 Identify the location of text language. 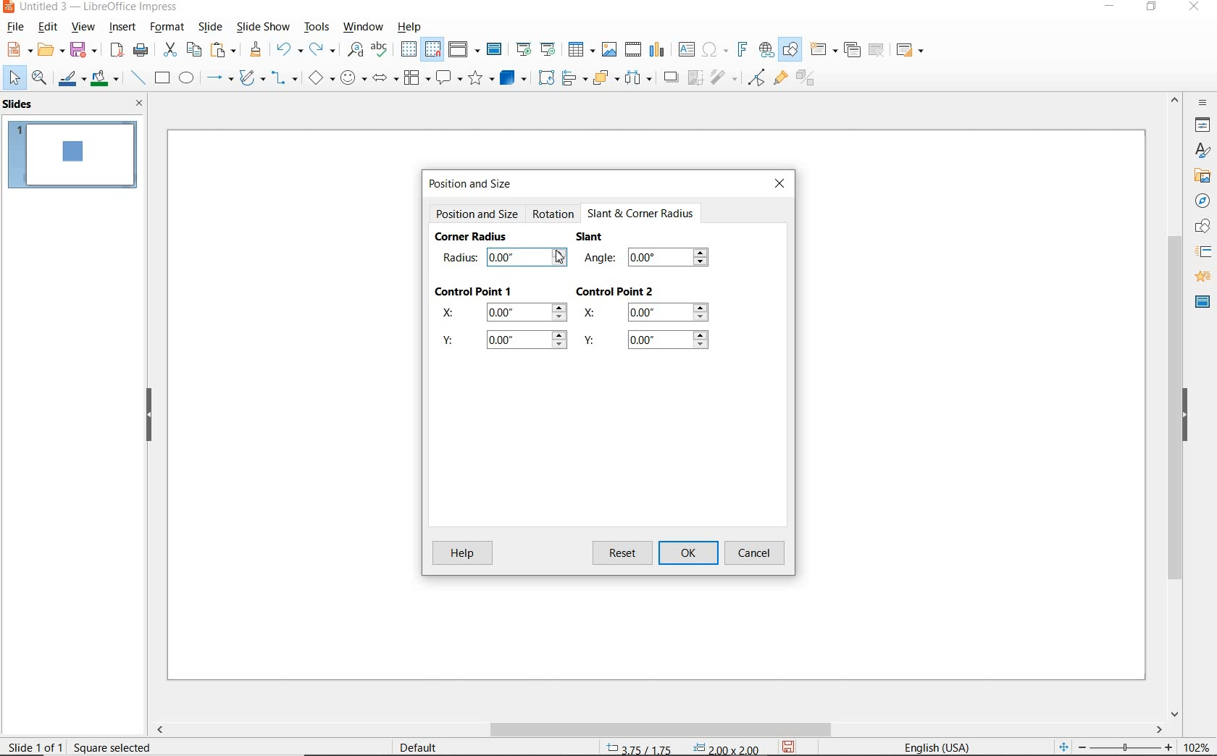
(943, 747).